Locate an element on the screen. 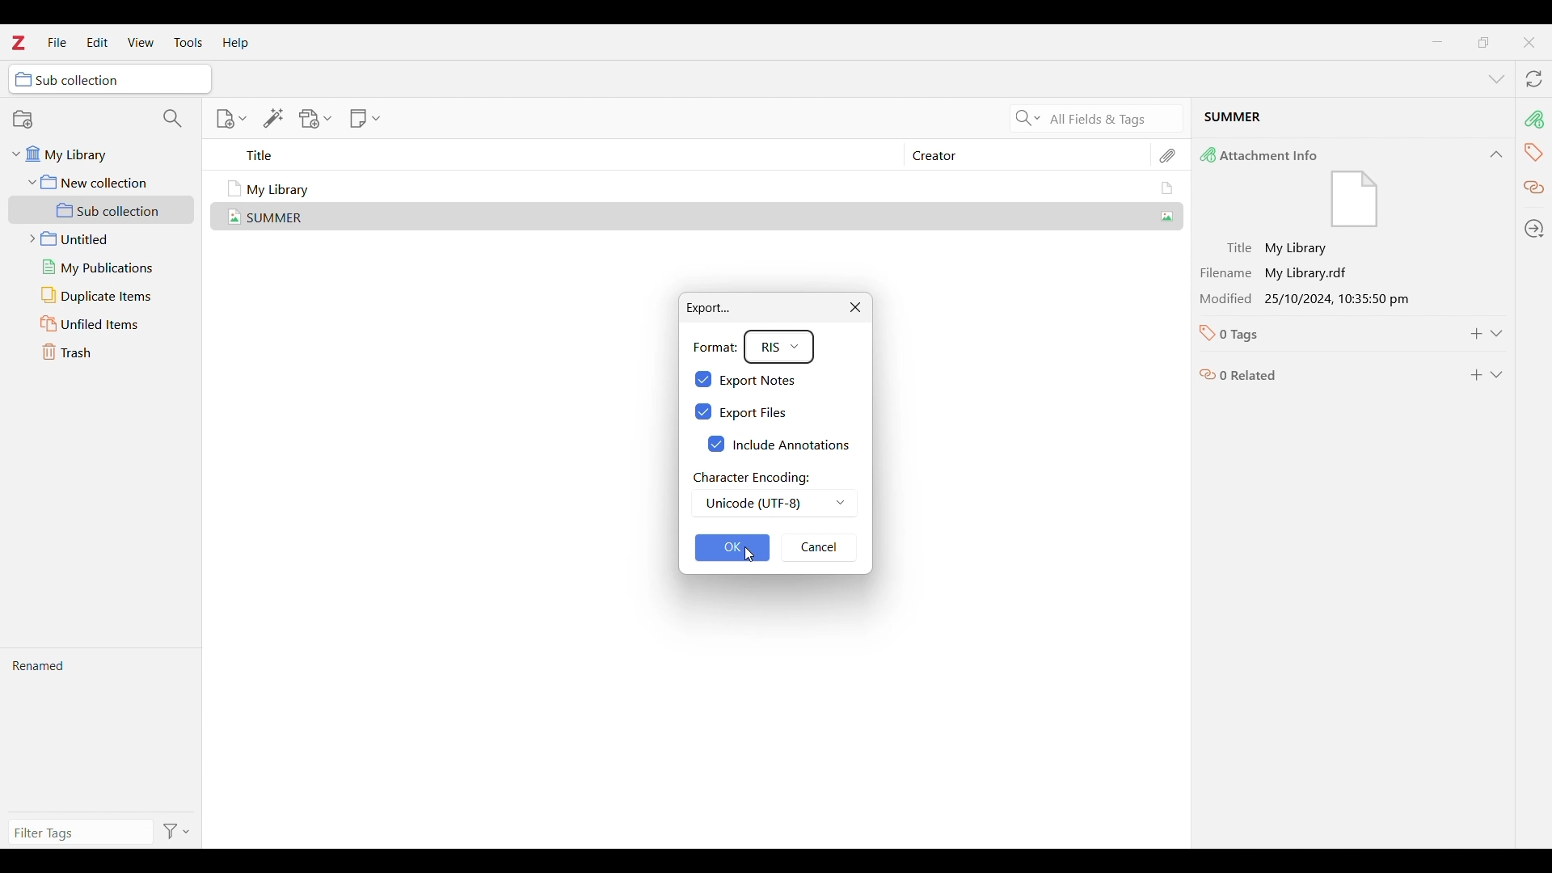 Image resolution: width=1552 pixels, height=873 pixels. Edit menu is located at coordinates (97, 42).